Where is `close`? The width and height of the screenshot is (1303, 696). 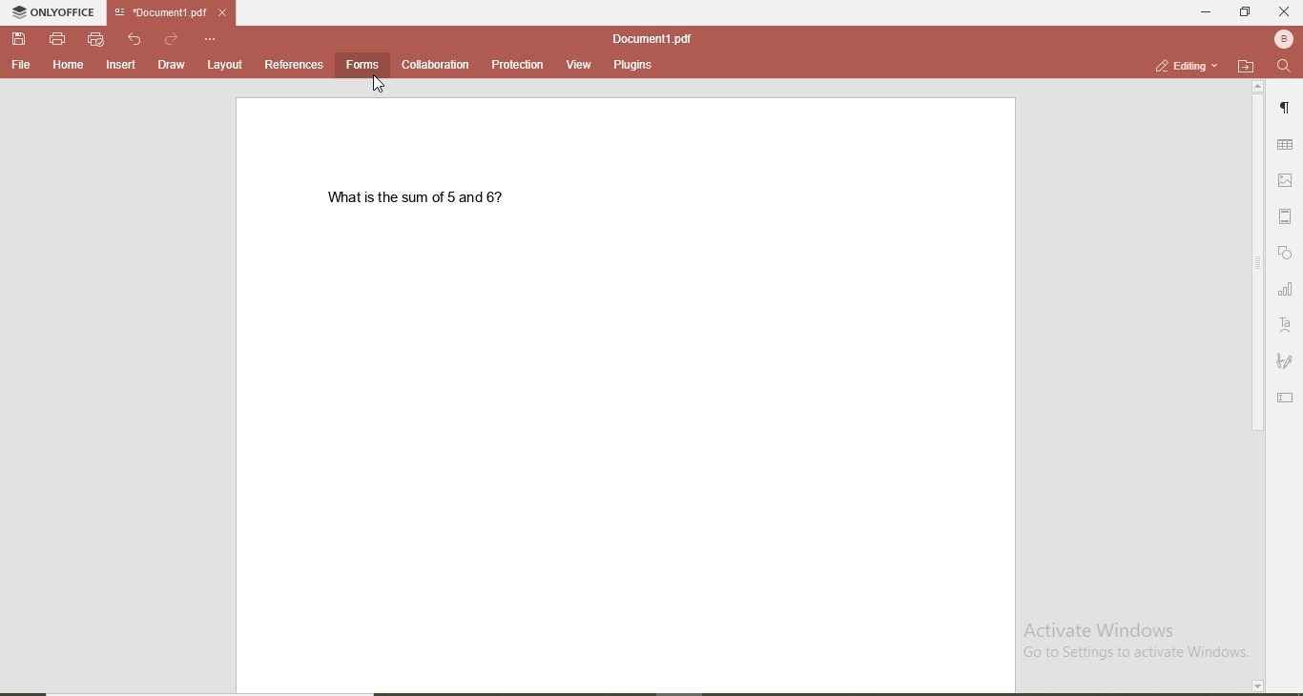
close is located at coordinates (1285, 10).